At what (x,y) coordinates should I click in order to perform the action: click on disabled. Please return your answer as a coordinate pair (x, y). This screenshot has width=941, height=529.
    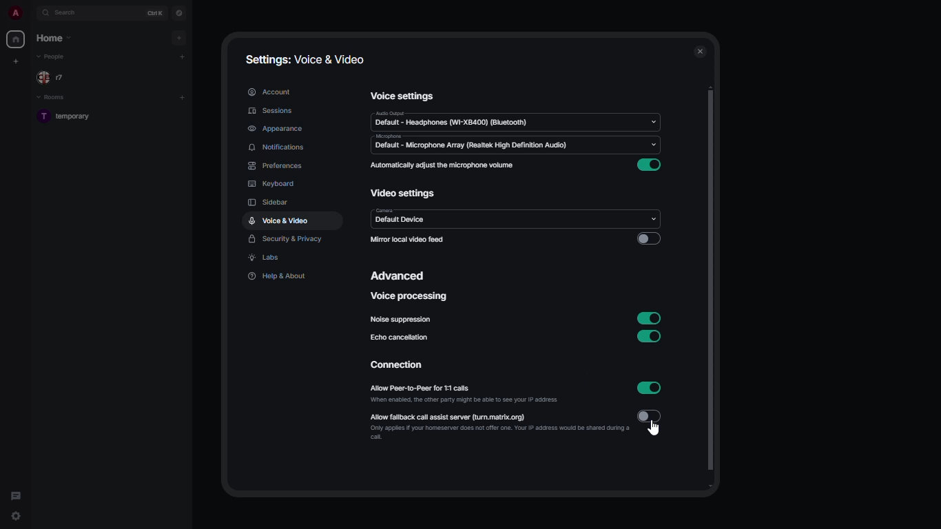
    Looking at the image, I should click on (650, 239).